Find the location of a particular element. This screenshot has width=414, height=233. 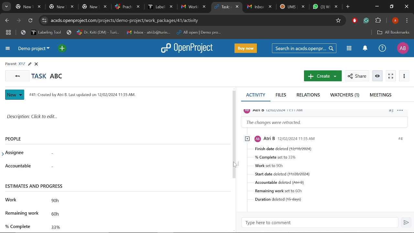

More is located at coordinates (404, 75).